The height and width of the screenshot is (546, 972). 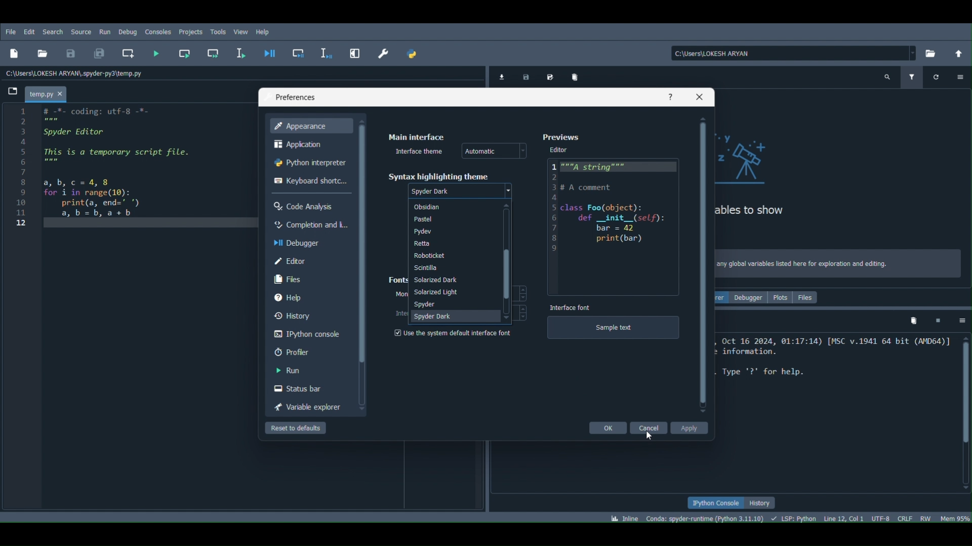 What do you see at coordinates (915, 78) in the screenshot?
I see `Filter variables` at bounding box center [915, 78].